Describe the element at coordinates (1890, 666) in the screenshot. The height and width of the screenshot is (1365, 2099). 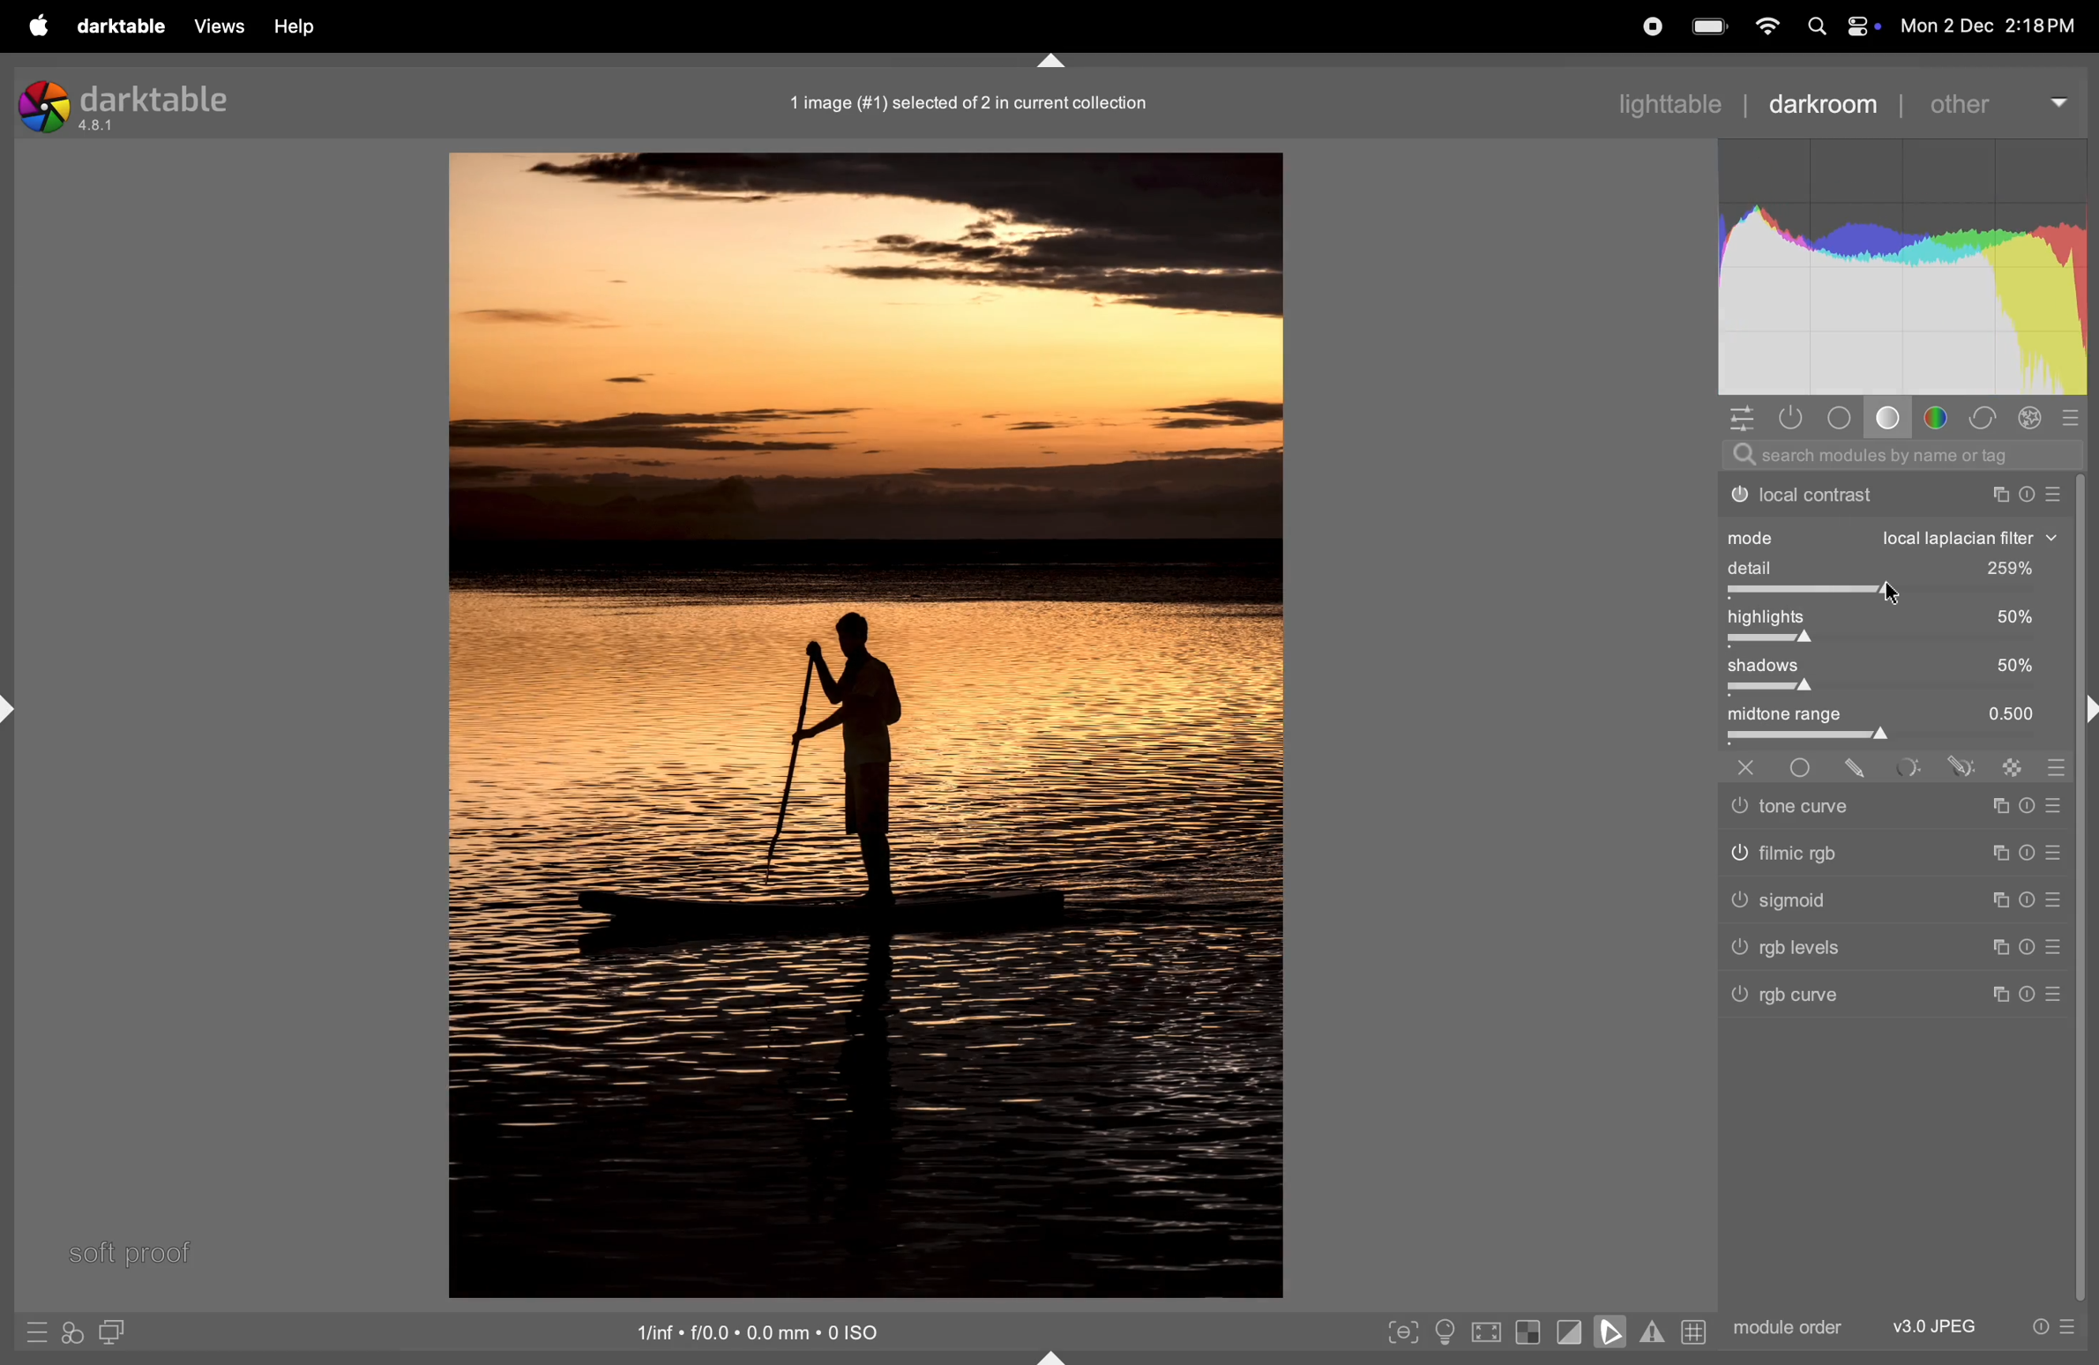
I see `shadows` at that location.